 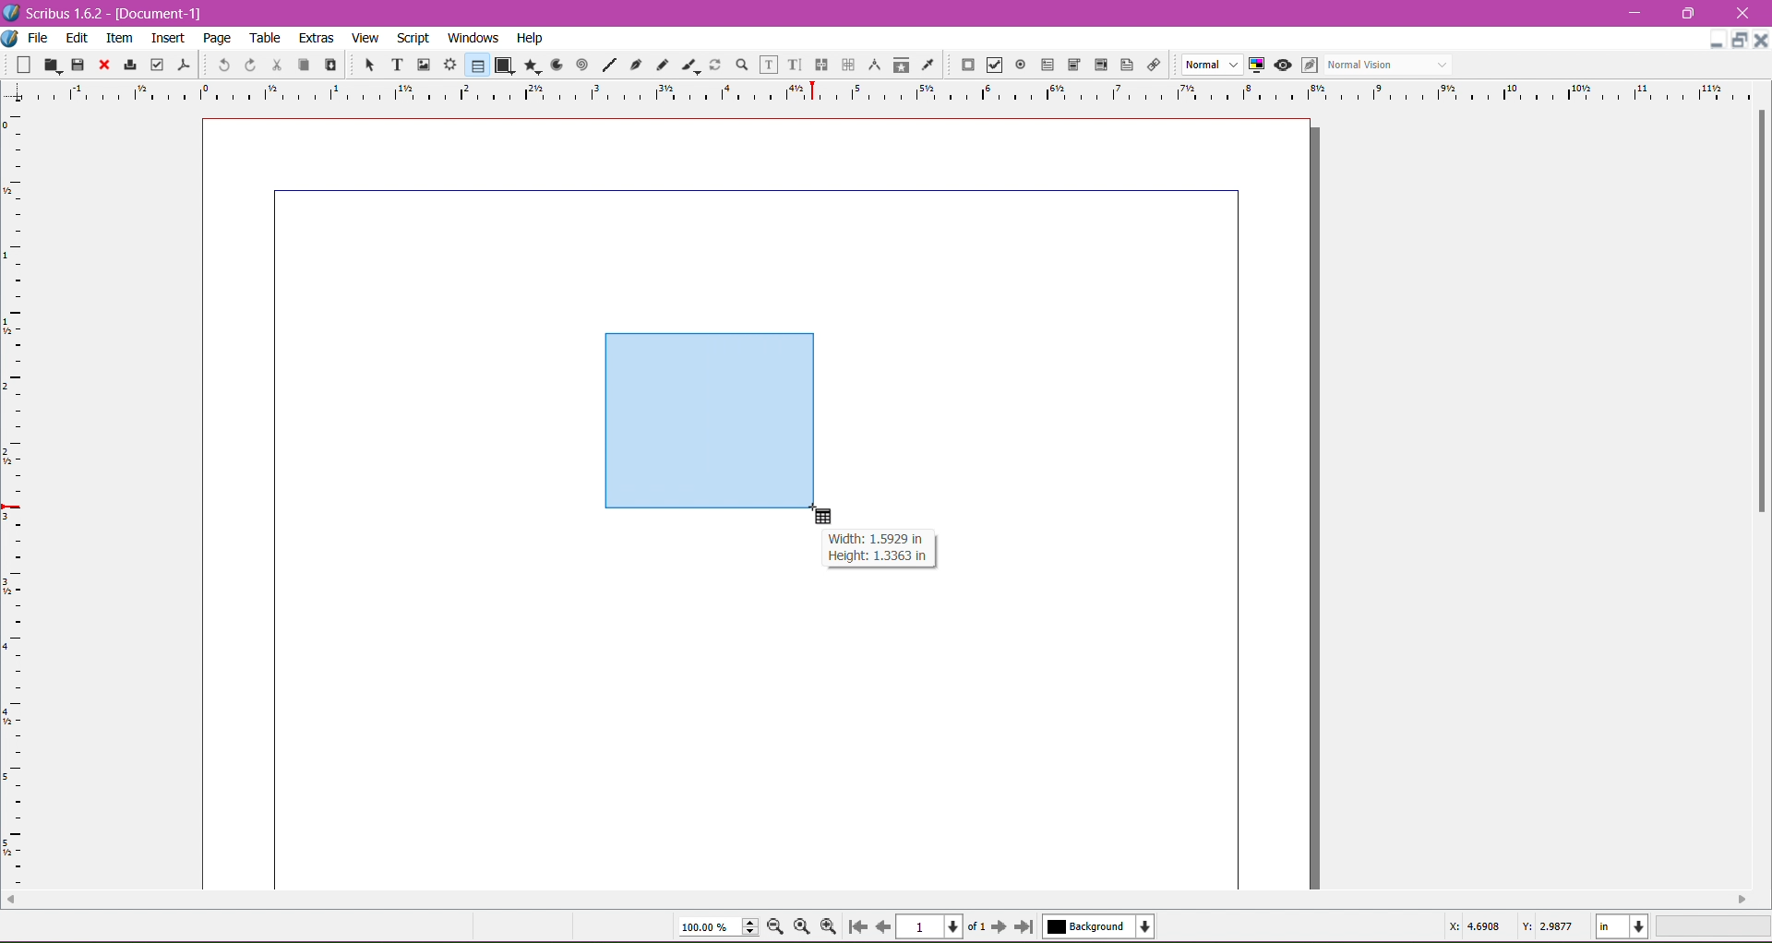 I want to click on Insert a table (A), so click(x=51, y=925).